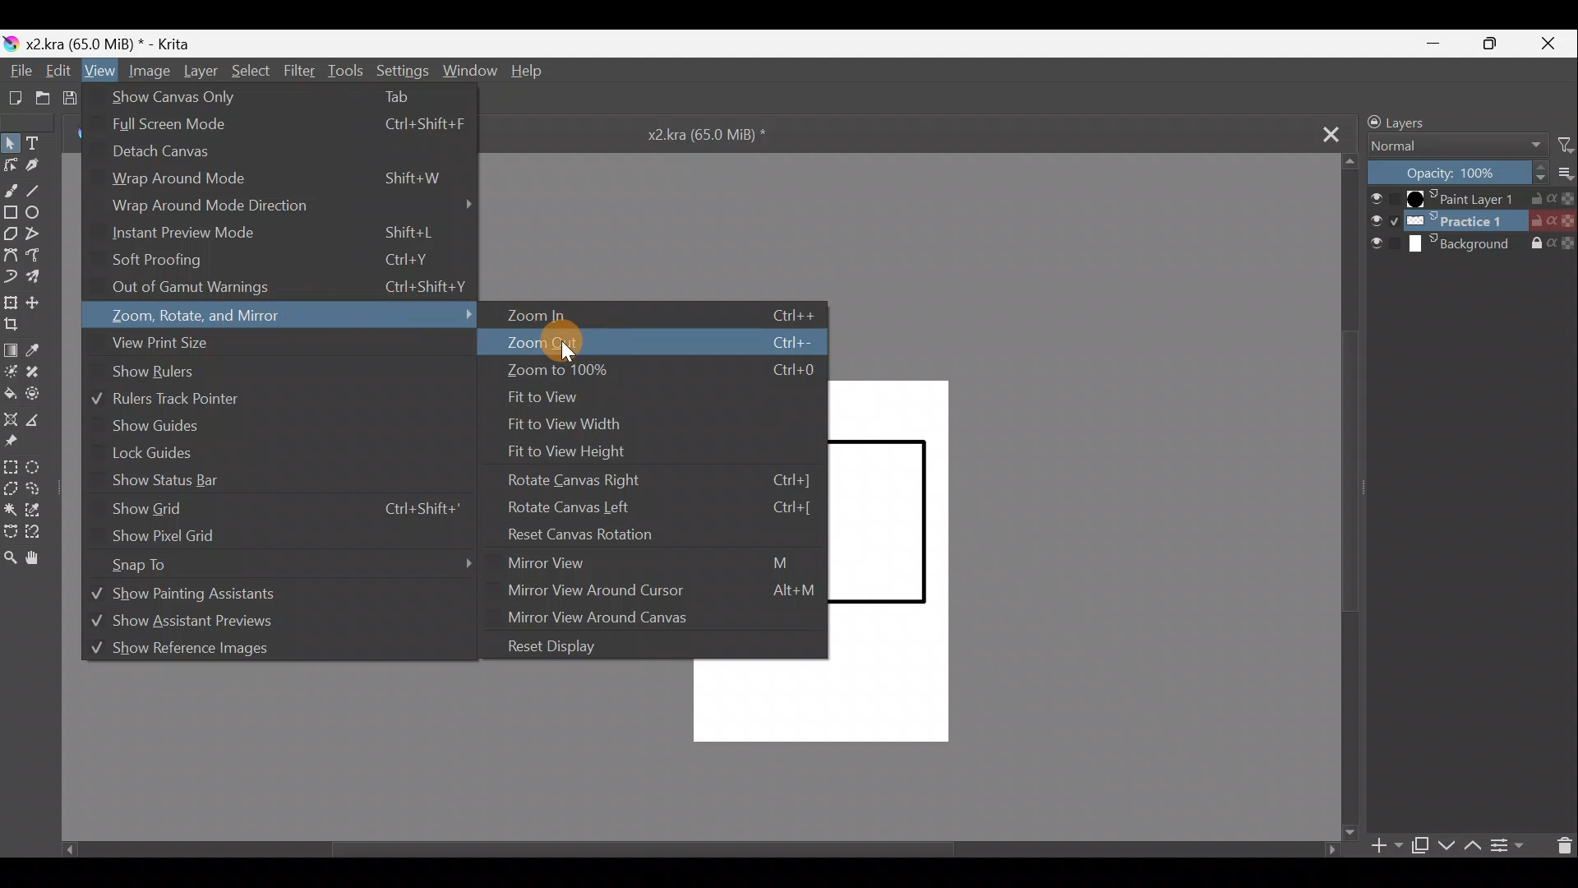 The width and height of the screenshot is (1578, 888). I want to click on Wrap around mode, so click(278, 182).